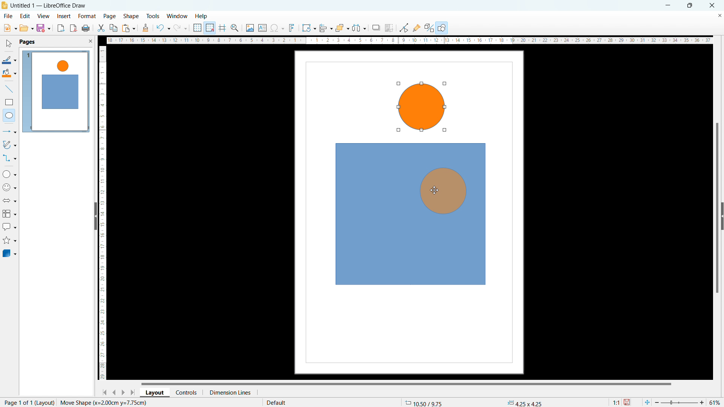 The height and width of the screenshot is (407, 724). What do you see at coordinates (9, 144) in the screenshot?
I see `curves and polygonas` at bounding box center [9, 144].